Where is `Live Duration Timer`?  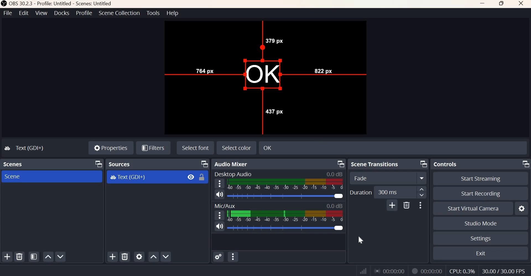
Live Duration Timer is located at coordinates (390, 270).